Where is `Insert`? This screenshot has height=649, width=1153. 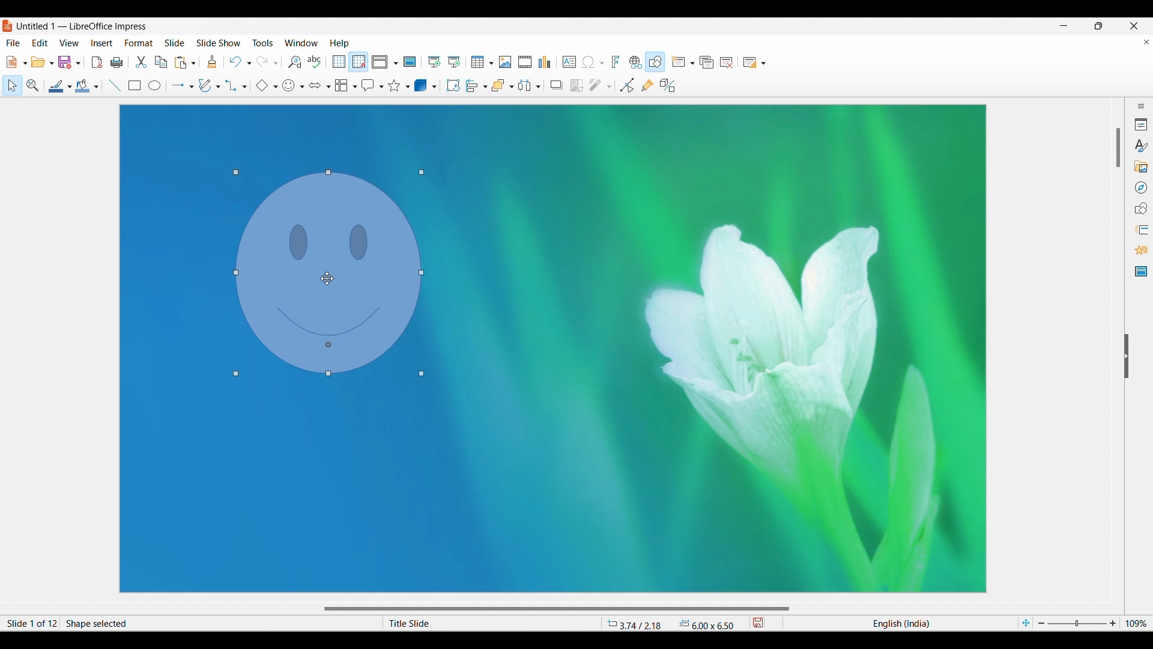 Insert is located at coordinates (102, 43).